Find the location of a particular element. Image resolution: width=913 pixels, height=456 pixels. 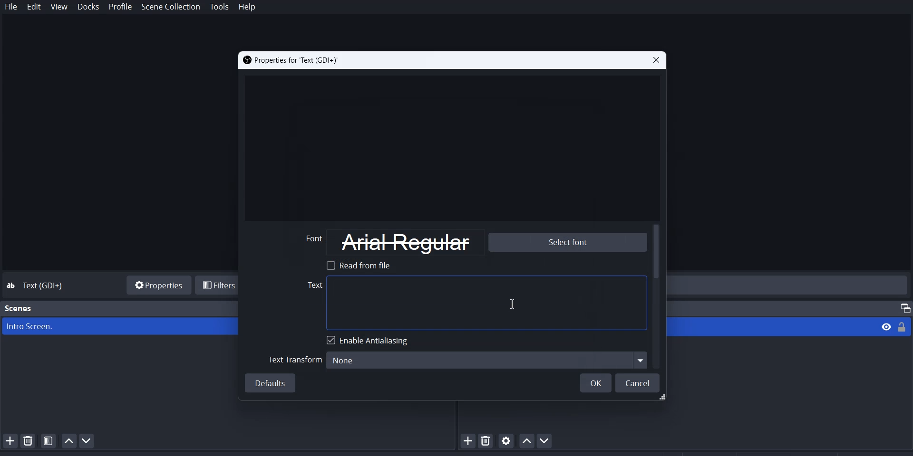

Text Transform is located at coordinates (293, 359).